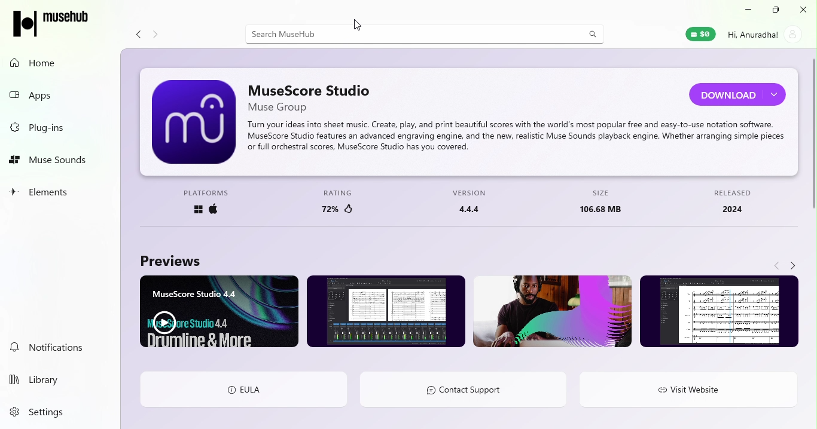 This screenshot has width=817, height=429. What do you see at coordinates (803, 8) in the screenshot?
I see `Close` at bounding box center [803, 8].